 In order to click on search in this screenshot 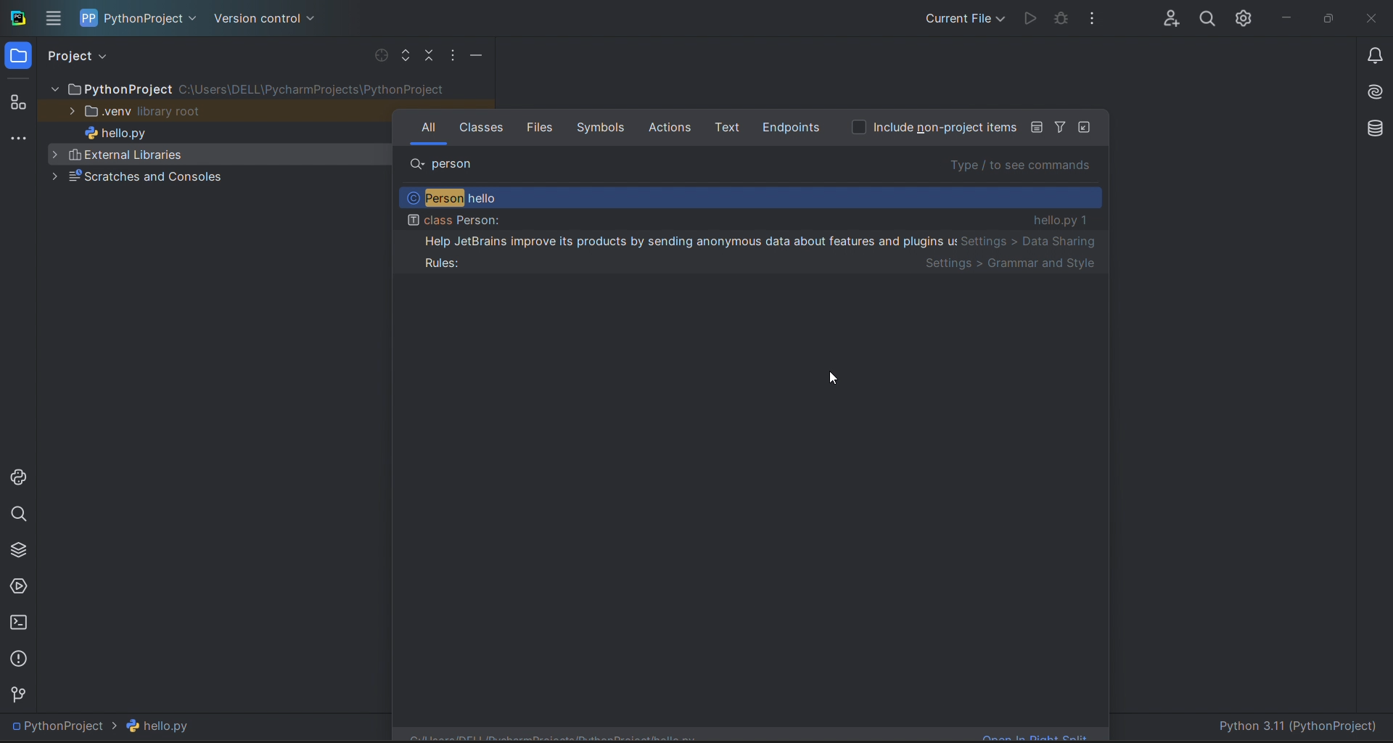, I will do `click(19, 514)`.